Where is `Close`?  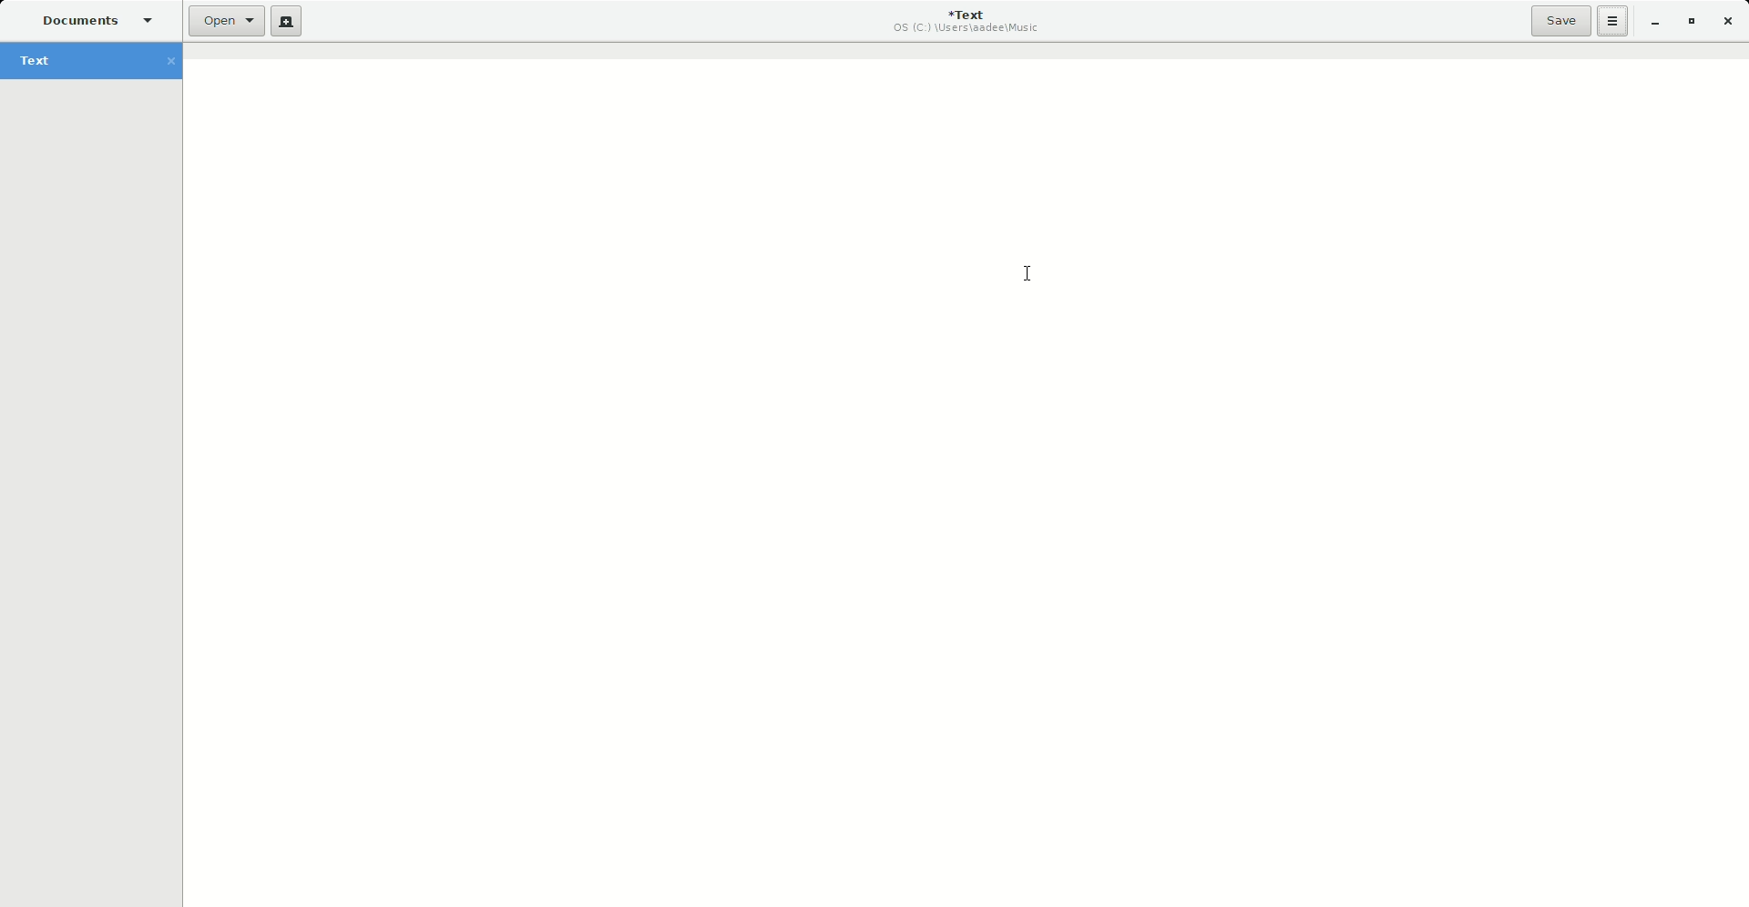
Close is located at coordinates (1729, 22).